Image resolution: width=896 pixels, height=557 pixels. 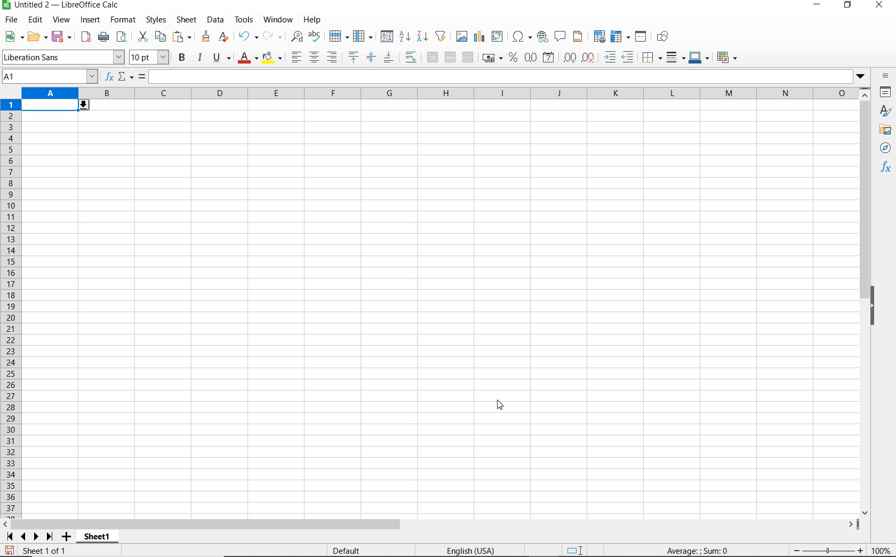 I want to click on drop-down list created within a cell, so click(x=57, y=106).